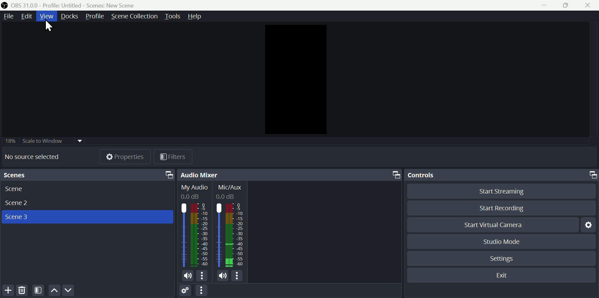  Describe the element at coordinates (544, 5) in the screenshot. I see `` at that location.